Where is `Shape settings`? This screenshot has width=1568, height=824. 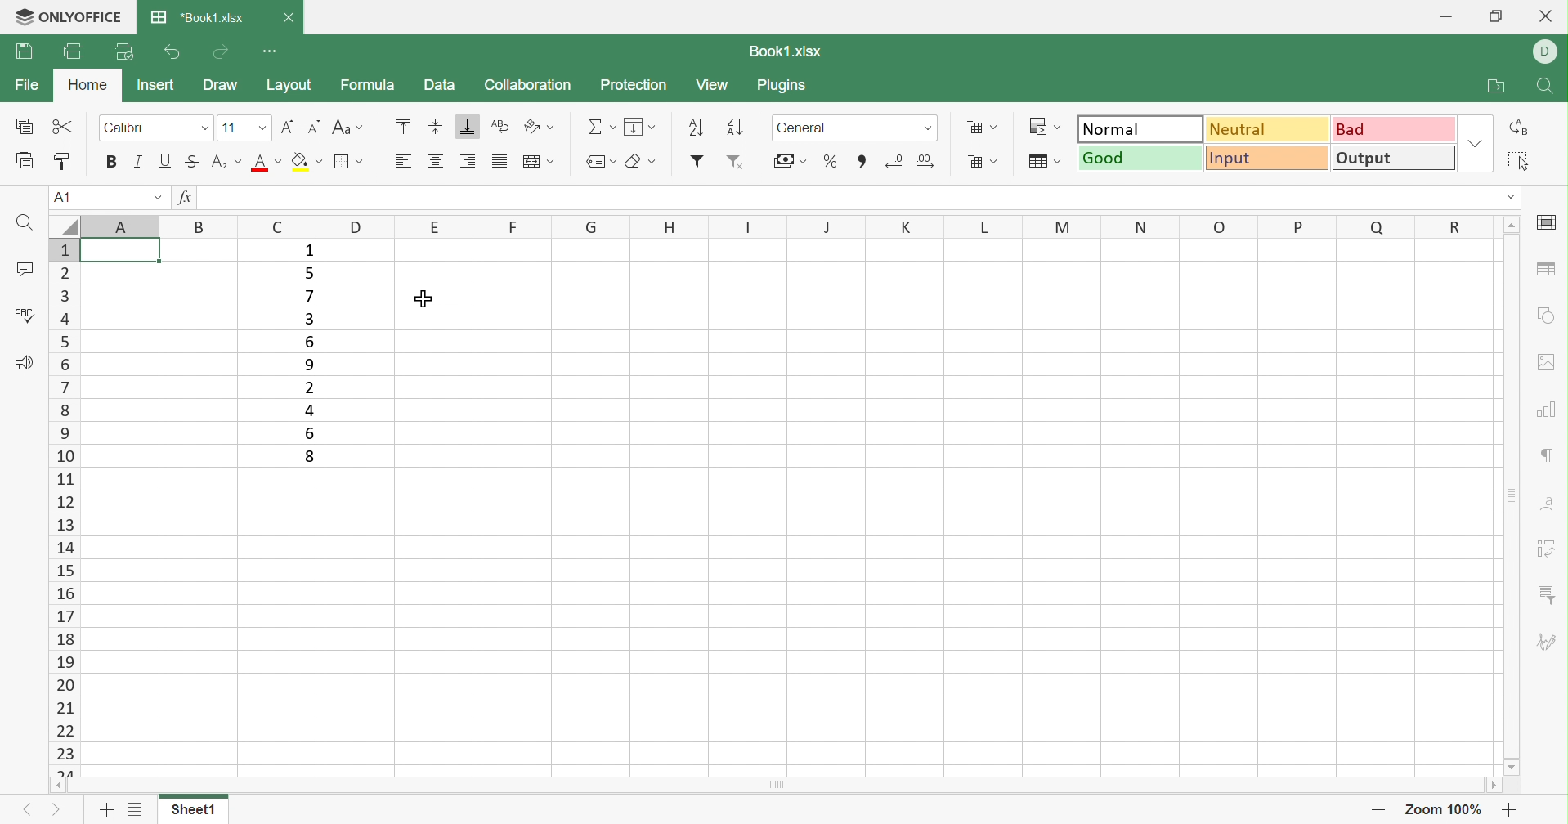
Shape settings is located at coordinates (1545, 306).